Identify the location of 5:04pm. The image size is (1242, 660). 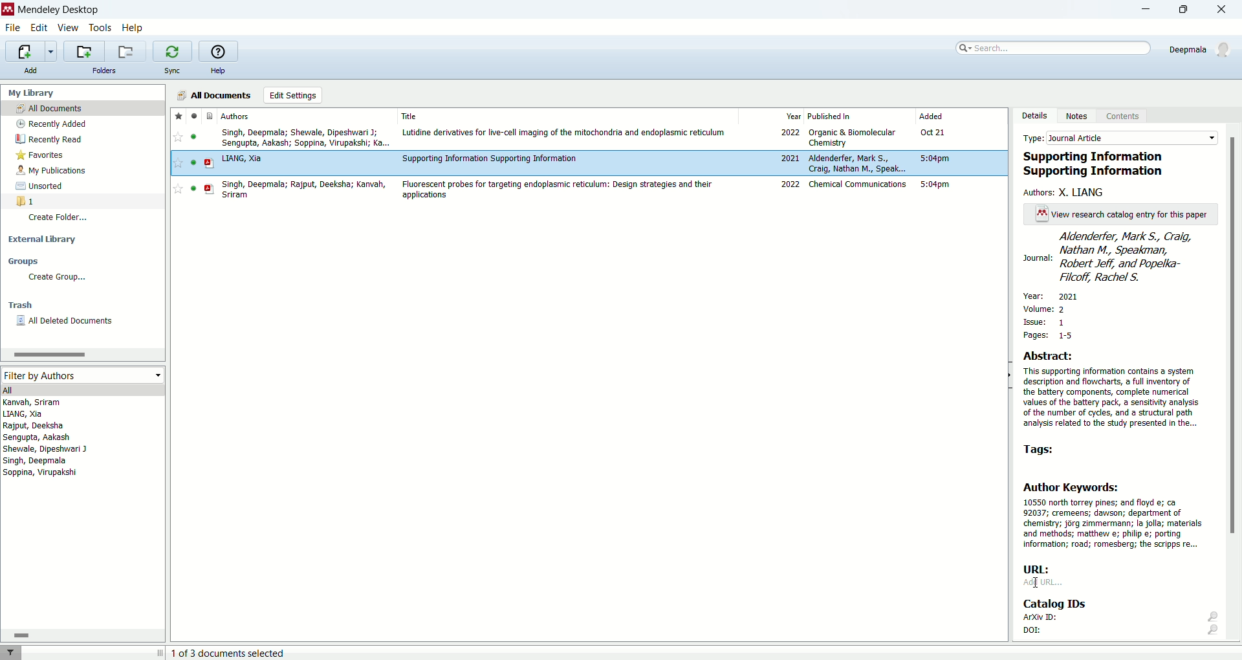
(935, 159).